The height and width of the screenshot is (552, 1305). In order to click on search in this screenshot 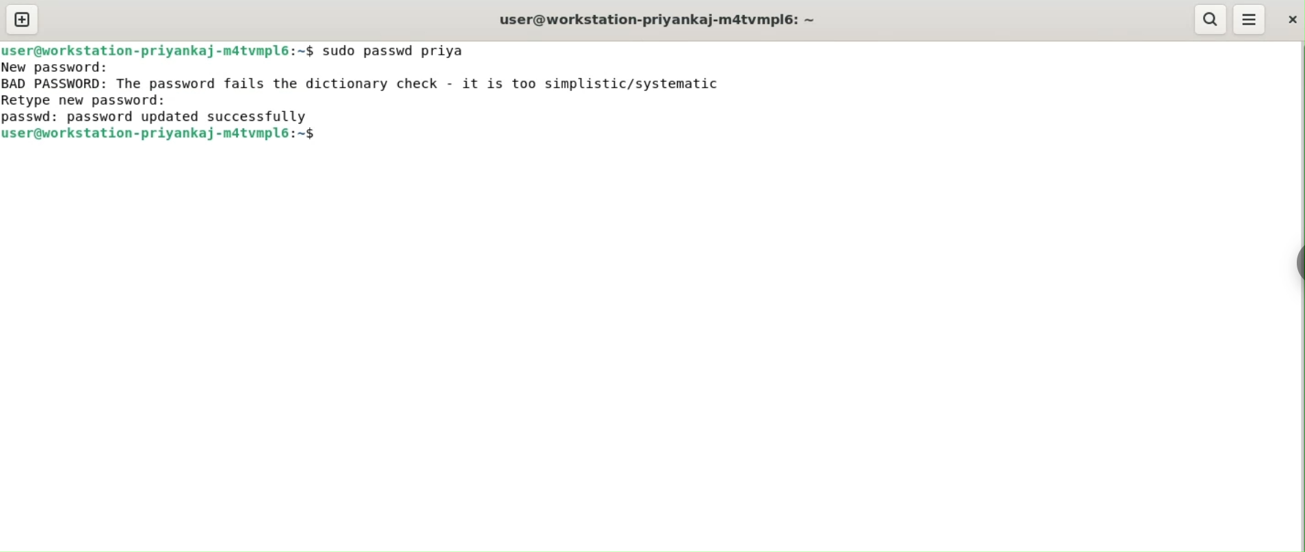, I will do `click(1210, 20)`.